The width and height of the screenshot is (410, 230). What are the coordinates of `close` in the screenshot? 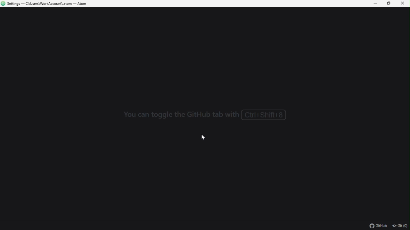 It's located at (405, 4).